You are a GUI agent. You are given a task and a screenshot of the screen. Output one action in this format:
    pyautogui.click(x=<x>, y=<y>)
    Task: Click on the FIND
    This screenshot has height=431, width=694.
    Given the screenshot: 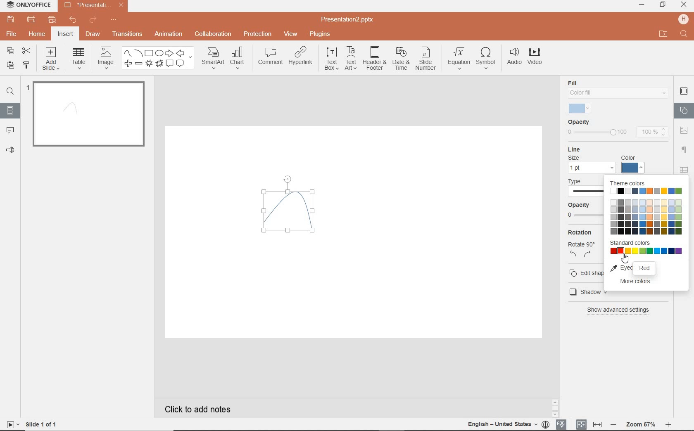 What is the action you would take?
    pyautogui.click(x=12, y=91)
    